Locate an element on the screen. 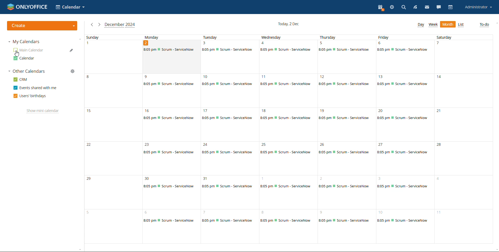 Image resolution: width=499 pixels, height=252 pixels. chat is located at coordinates (439, 8).